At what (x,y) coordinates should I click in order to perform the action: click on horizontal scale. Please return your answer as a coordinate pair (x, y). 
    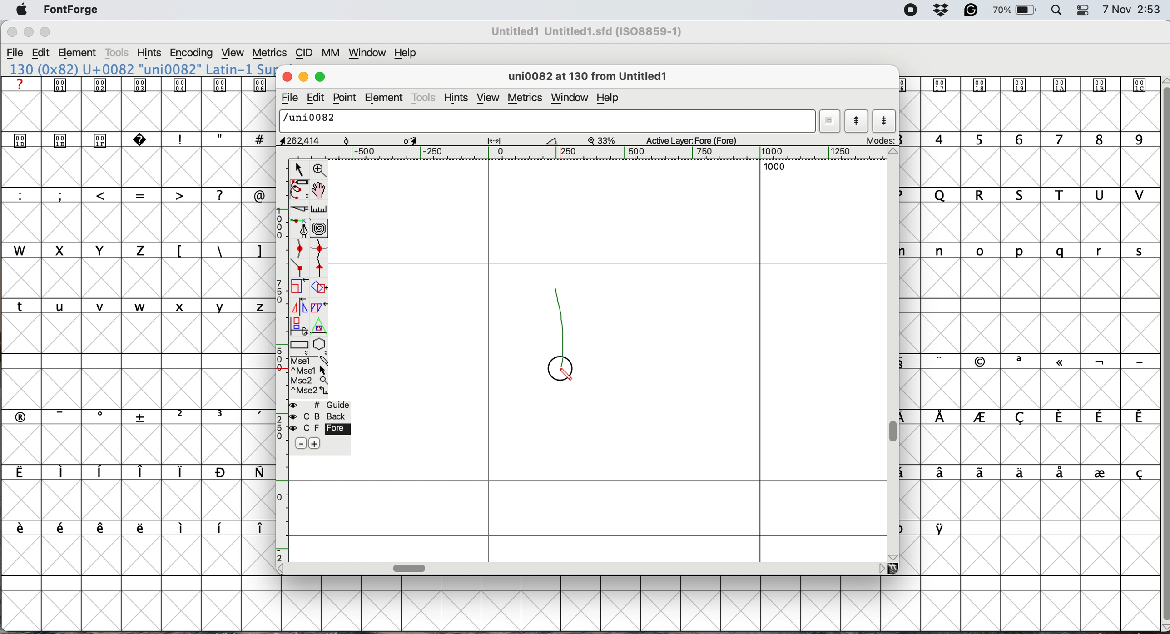
    Looking at the image, I should click on (607, 153).